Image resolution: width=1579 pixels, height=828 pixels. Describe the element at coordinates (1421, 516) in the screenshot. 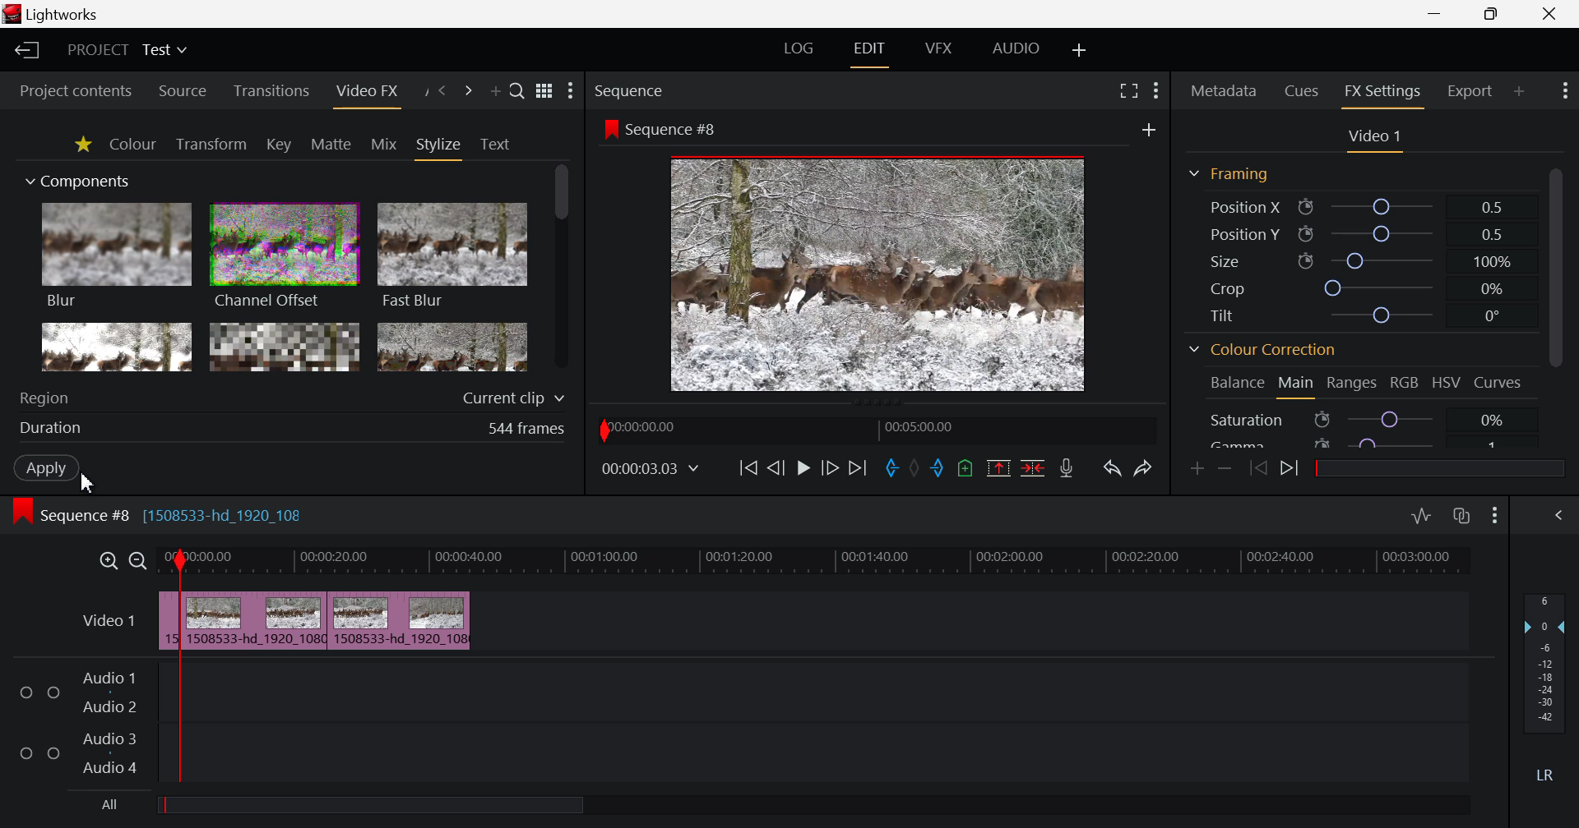

I see `Toggle audio levels editing` at that location.